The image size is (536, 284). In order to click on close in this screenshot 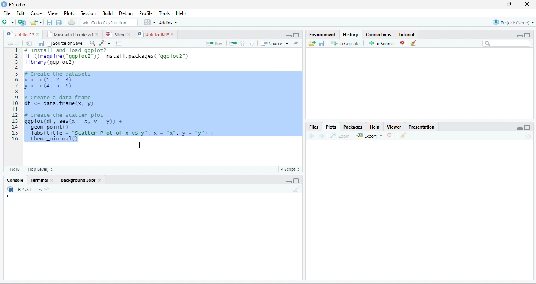, I will do `click(527, 4)`.